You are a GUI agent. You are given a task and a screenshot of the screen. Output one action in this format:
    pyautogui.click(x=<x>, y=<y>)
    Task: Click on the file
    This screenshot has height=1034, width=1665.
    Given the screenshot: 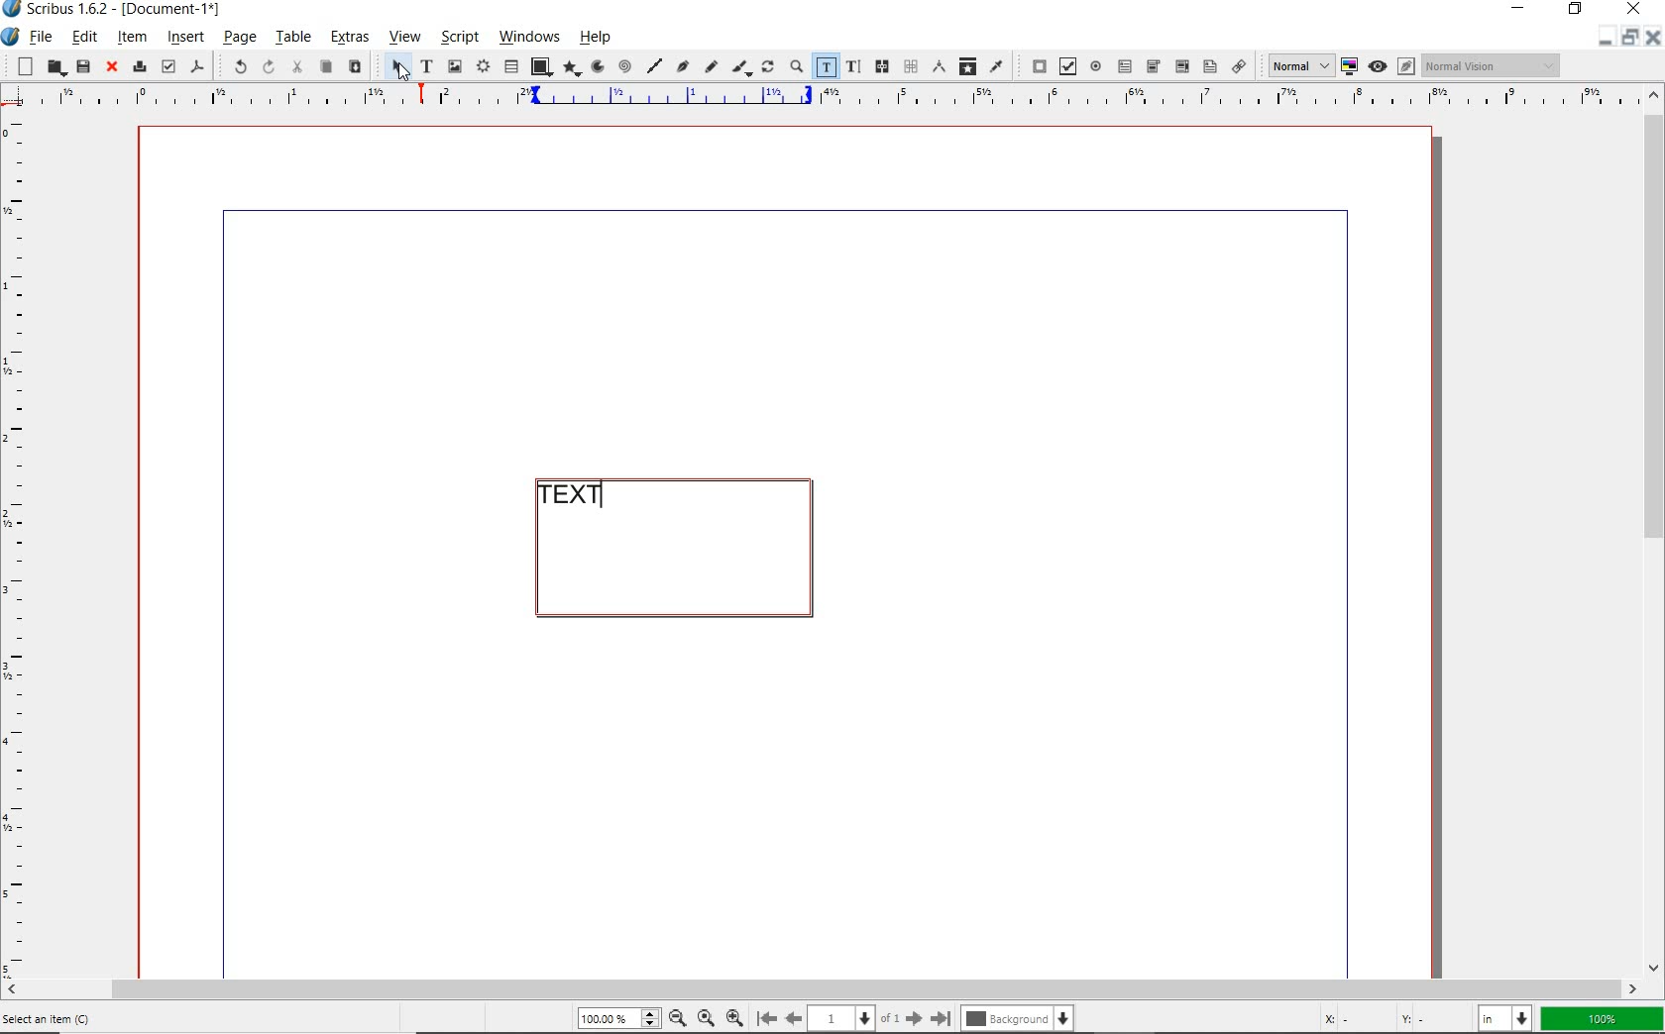 What is the action you would take?
    pyautogui.click(x=41, y=37)
    